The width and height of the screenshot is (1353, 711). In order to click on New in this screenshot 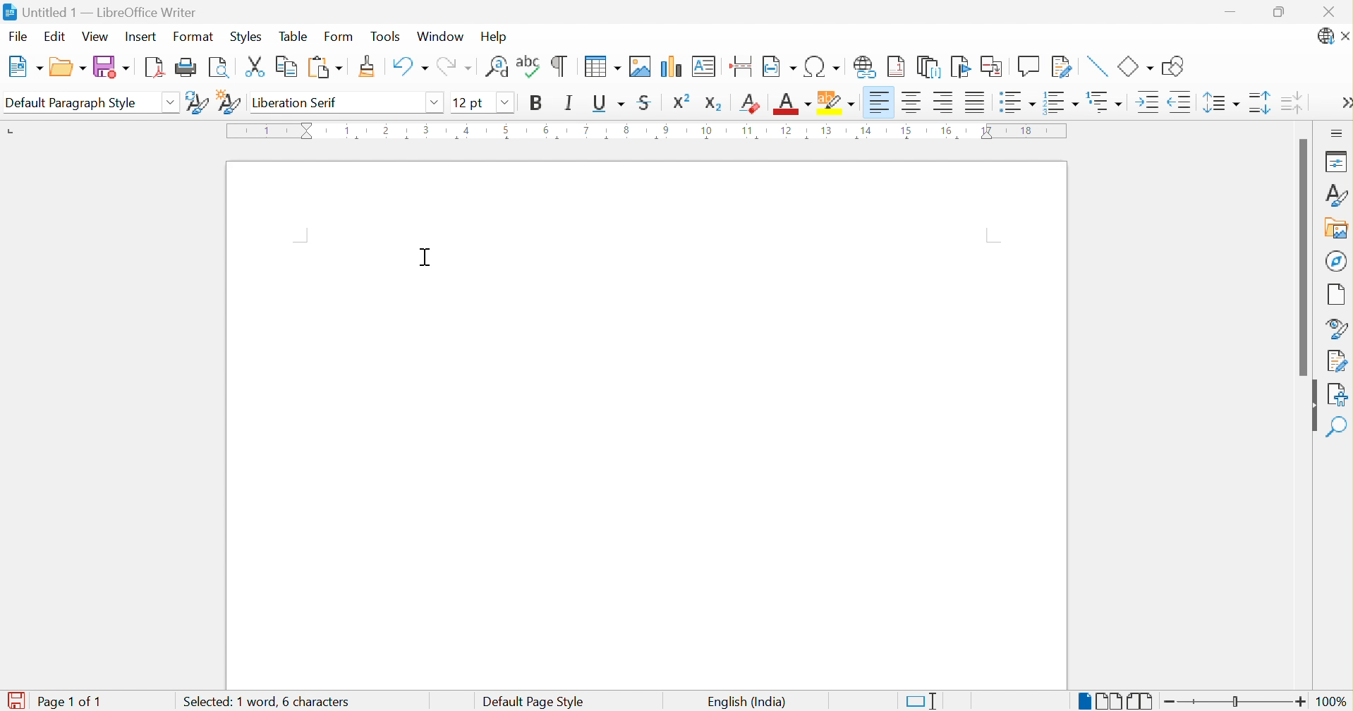, I will do `click(25, 67)`.